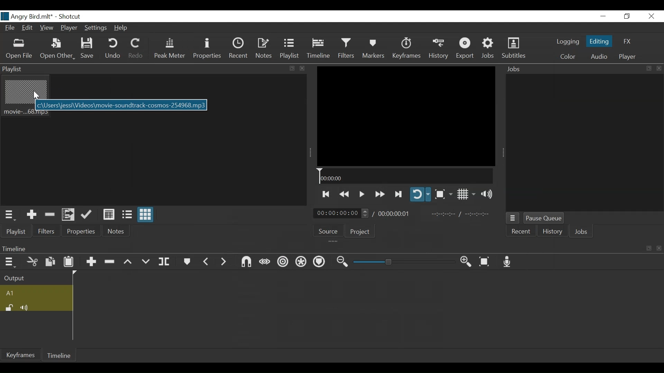  I want to click on Zoom to fit, so click(485, 261).